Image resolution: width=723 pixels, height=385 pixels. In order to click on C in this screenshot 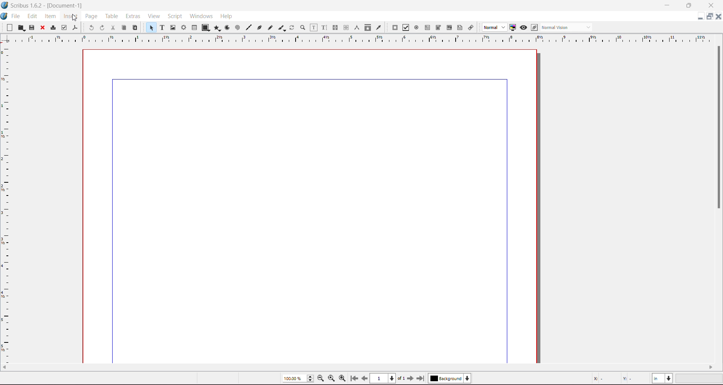, I will do `click(711, 6)`.